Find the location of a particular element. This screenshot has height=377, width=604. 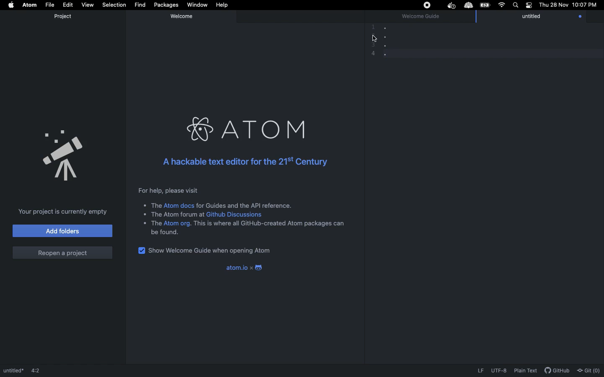

Untitled is located at coordinates (539, 17).